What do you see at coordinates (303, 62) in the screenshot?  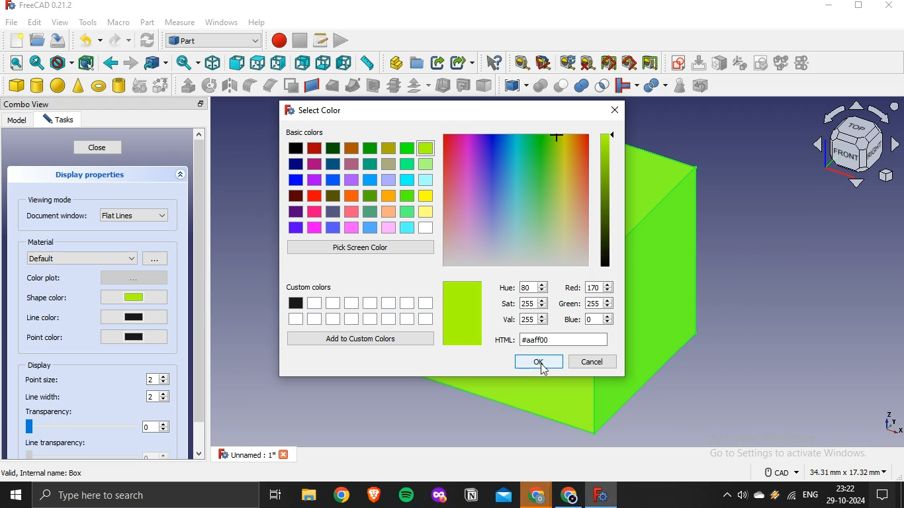 I see `rear` at bounding box center [303, 62].